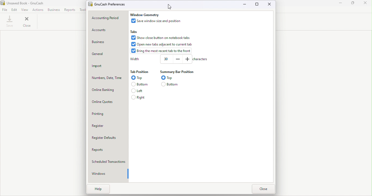 Image resolution: width=372 pixels, height=196 pixels. Describe the element at coordinates (108, 18) in the screenshot. I see `Accounting period` at that location.